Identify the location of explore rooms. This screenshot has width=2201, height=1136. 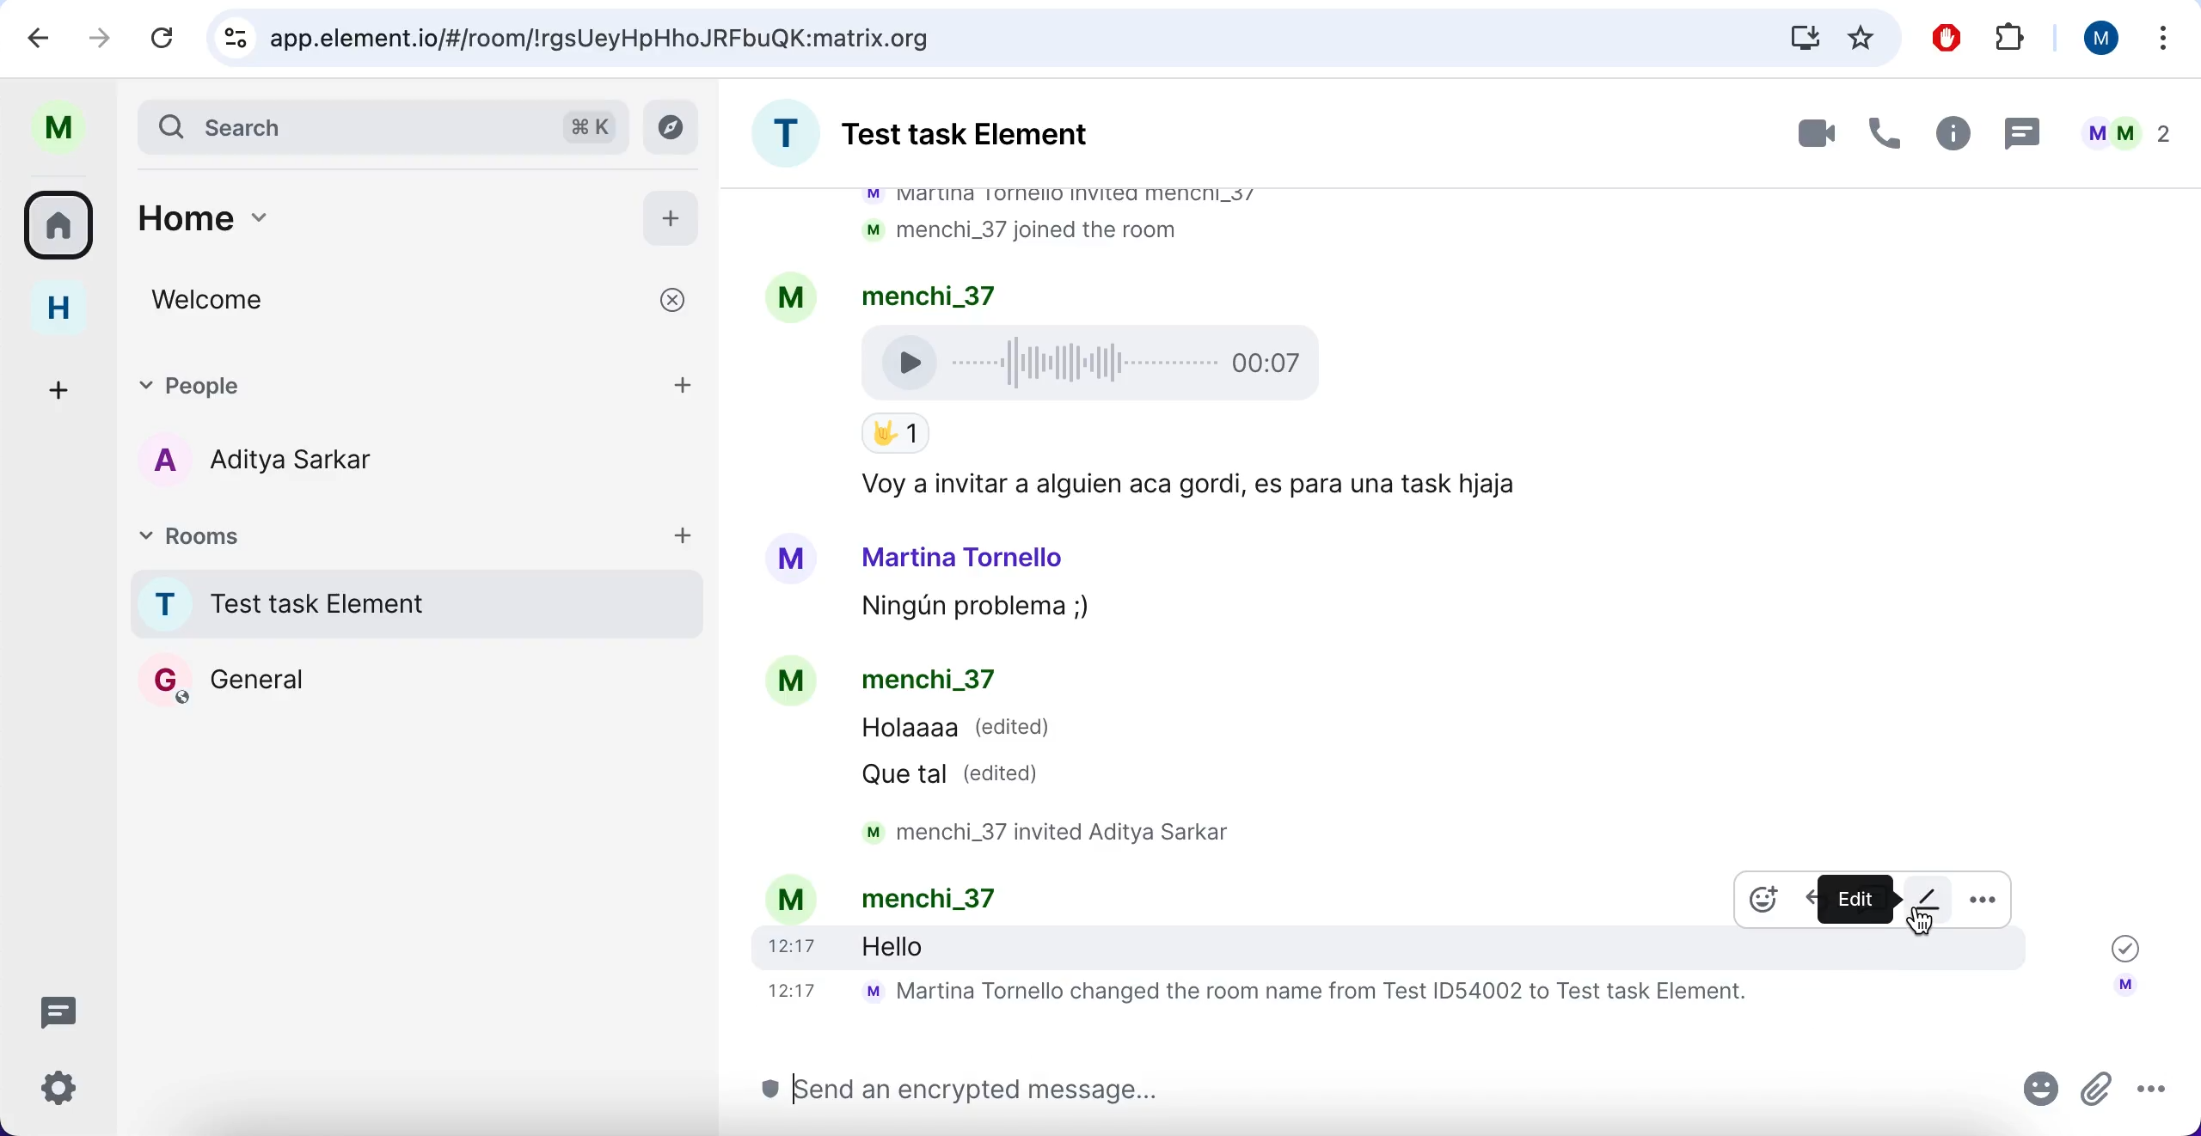
(676, 126).